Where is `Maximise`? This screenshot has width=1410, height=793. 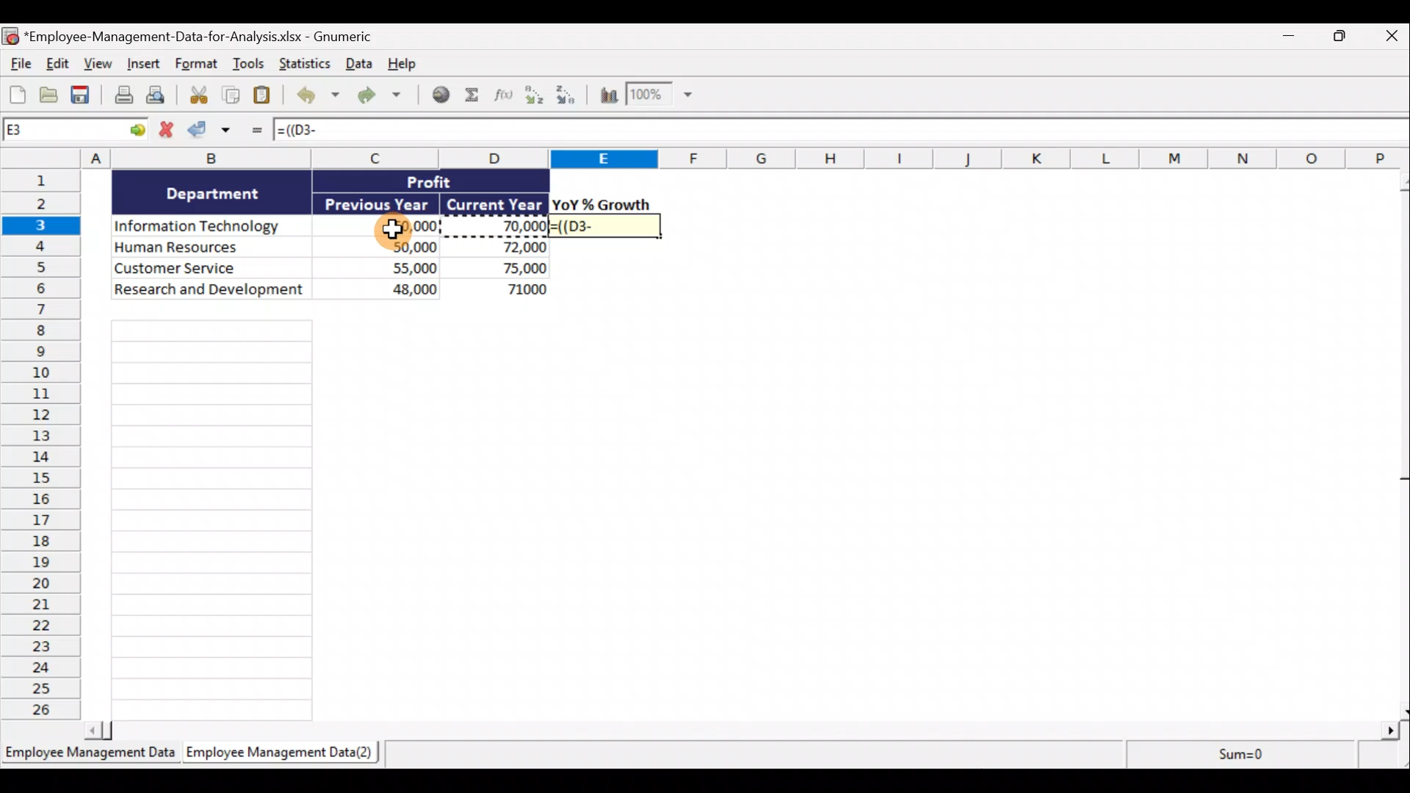 Maximise is located at coordinates (1345, 36).